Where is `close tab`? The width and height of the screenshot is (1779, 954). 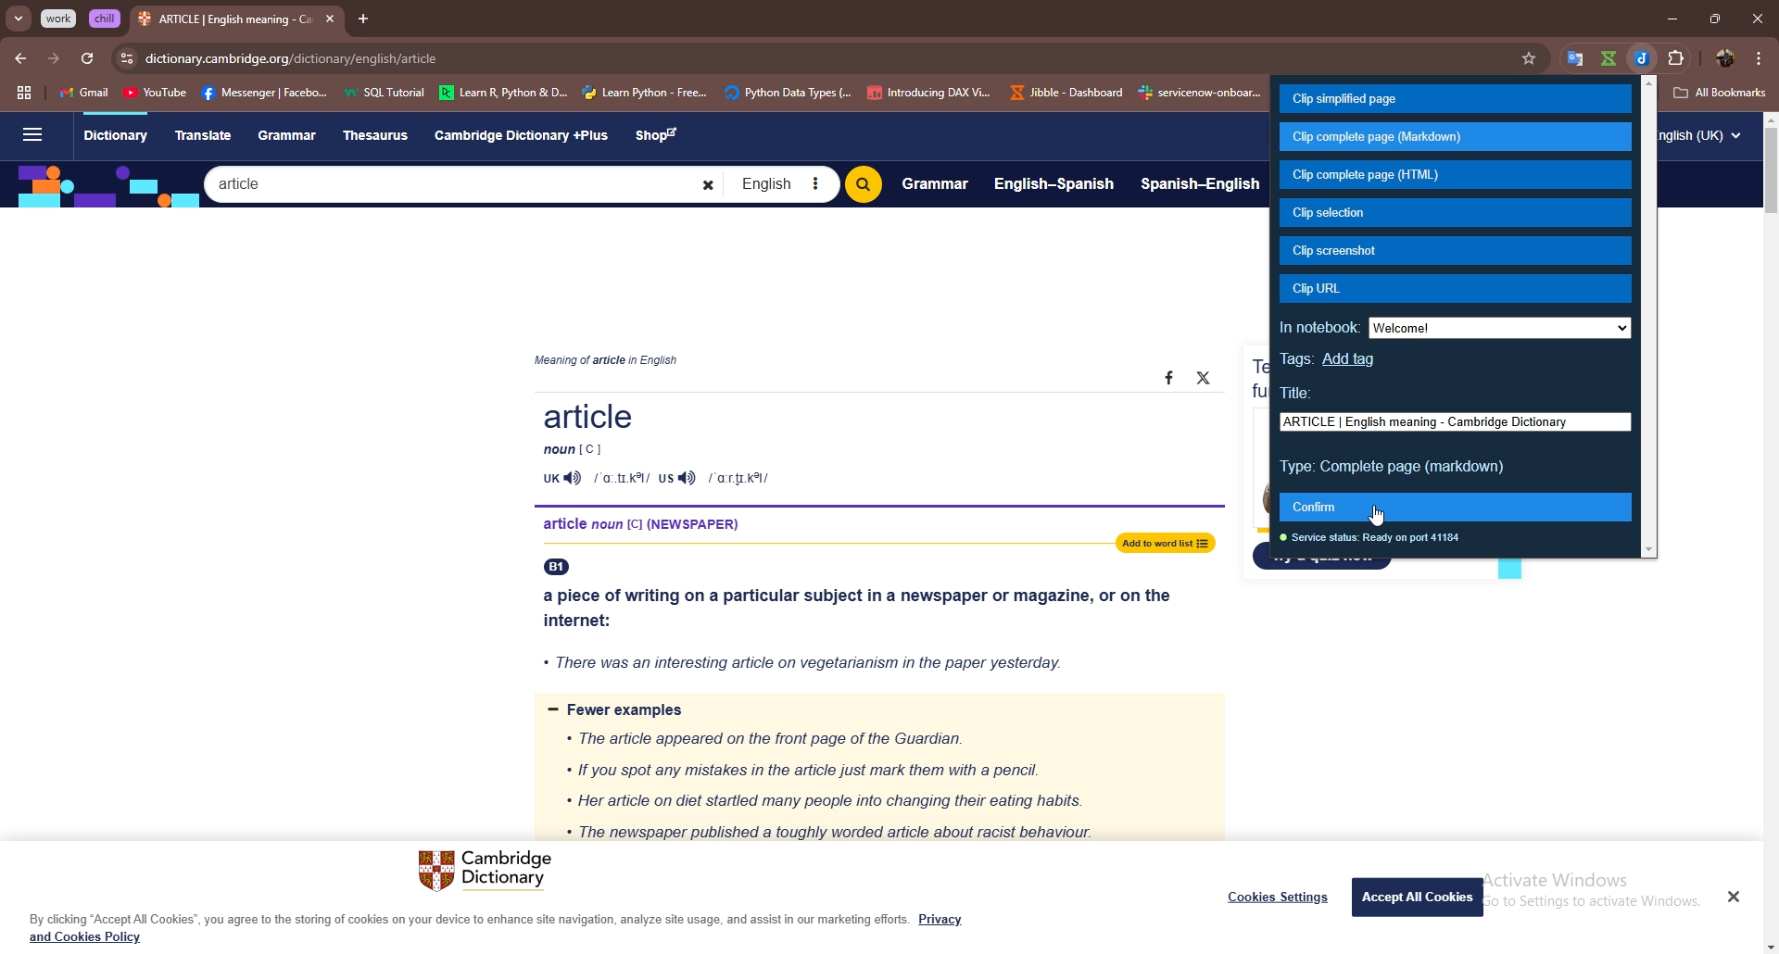
close tab is located at coordinates (330, 19).